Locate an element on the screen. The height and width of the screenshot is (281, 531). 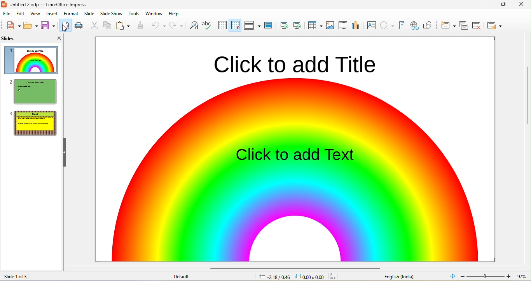
clone is located at coordinates (140, 25).